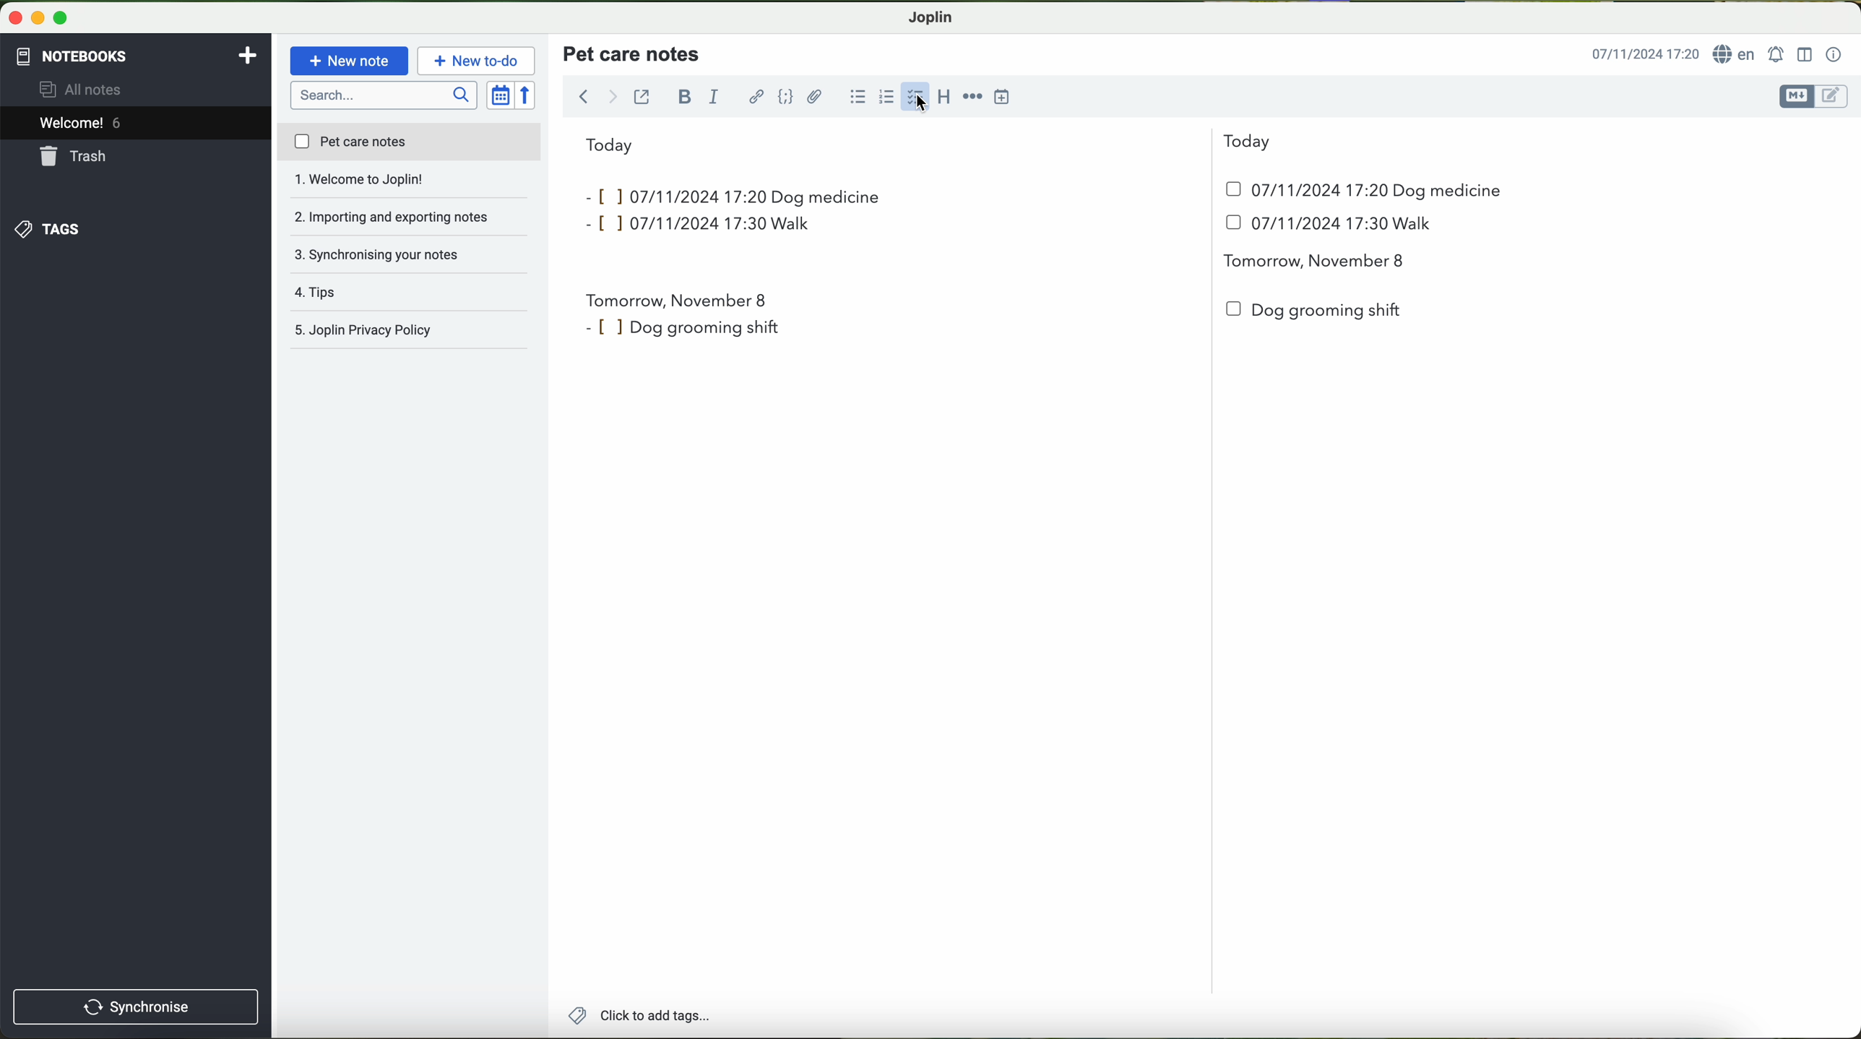 This screenshot has width=1861, height=1039. Describe the element at coordinates (1009, 95) in the screenshot. I see `insert time` at that location.